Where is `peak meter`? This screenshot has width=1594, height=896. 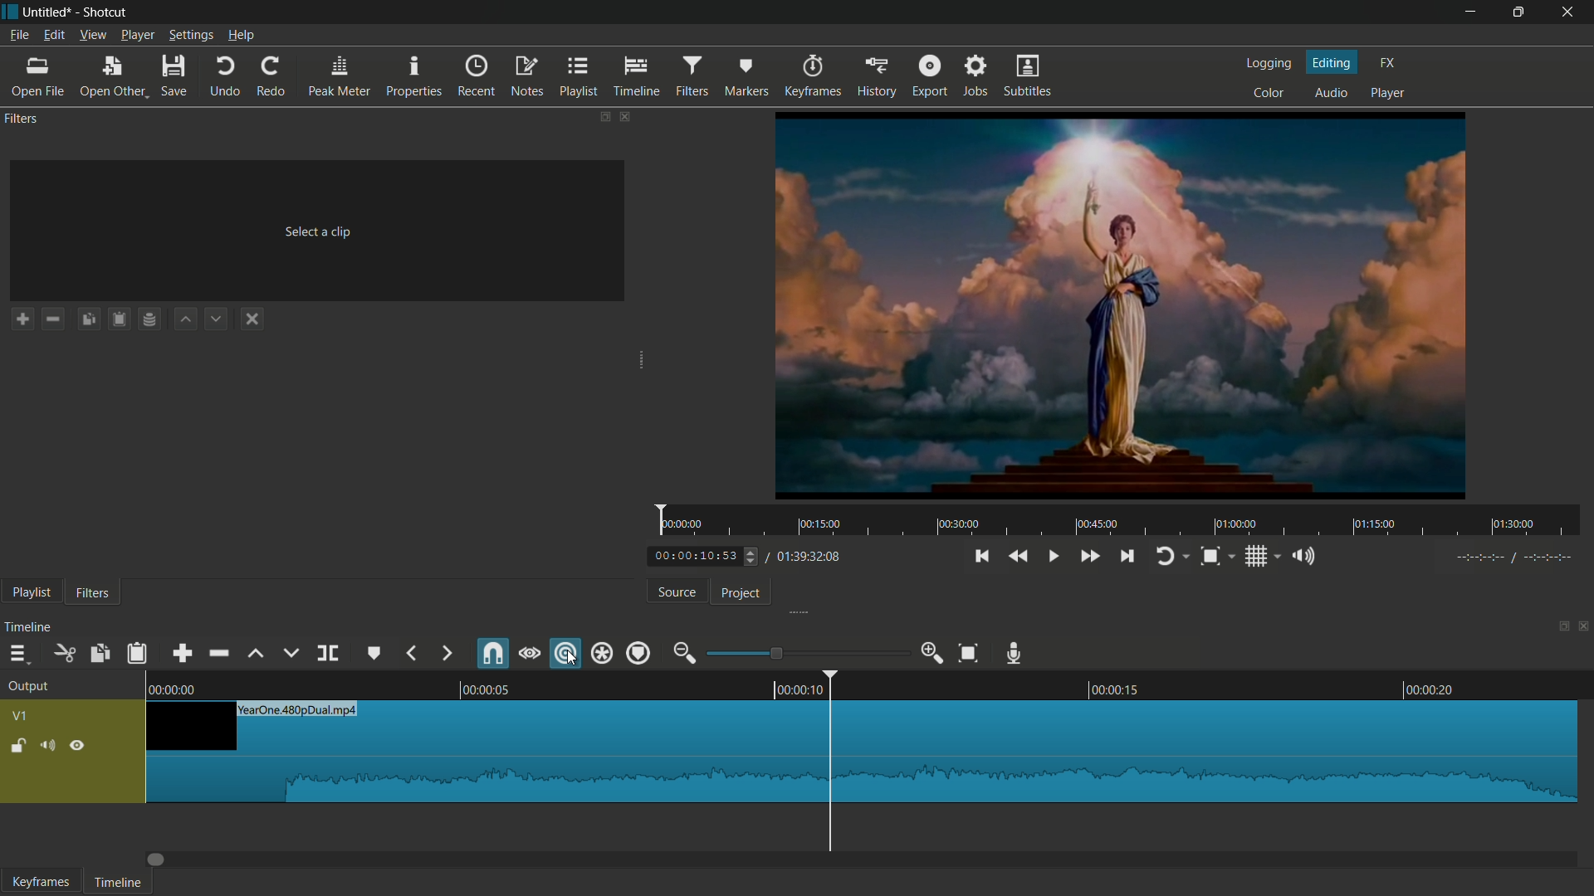
peak meter is located at coordinates (340, 76).